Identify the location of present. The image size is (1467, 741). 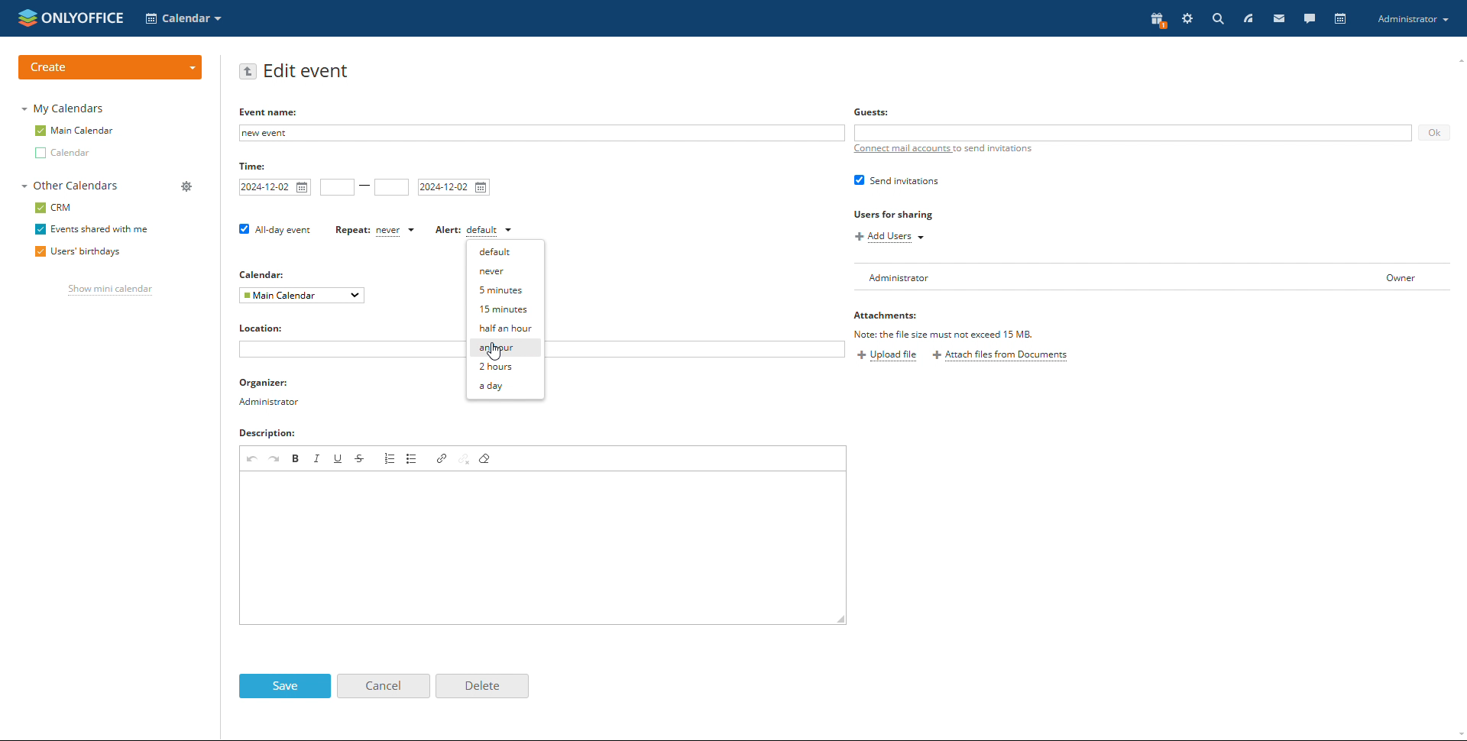
(1158, 20).